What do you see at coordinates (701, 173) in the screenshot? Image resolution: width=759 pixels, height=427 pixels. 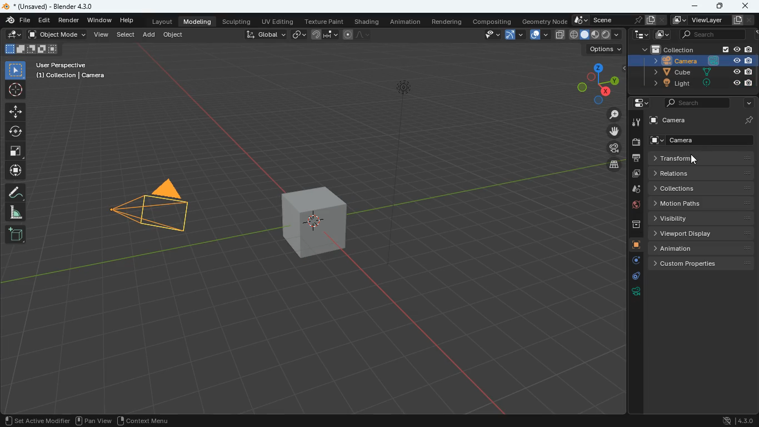 I see `relations` at bounding box center [701, 173].